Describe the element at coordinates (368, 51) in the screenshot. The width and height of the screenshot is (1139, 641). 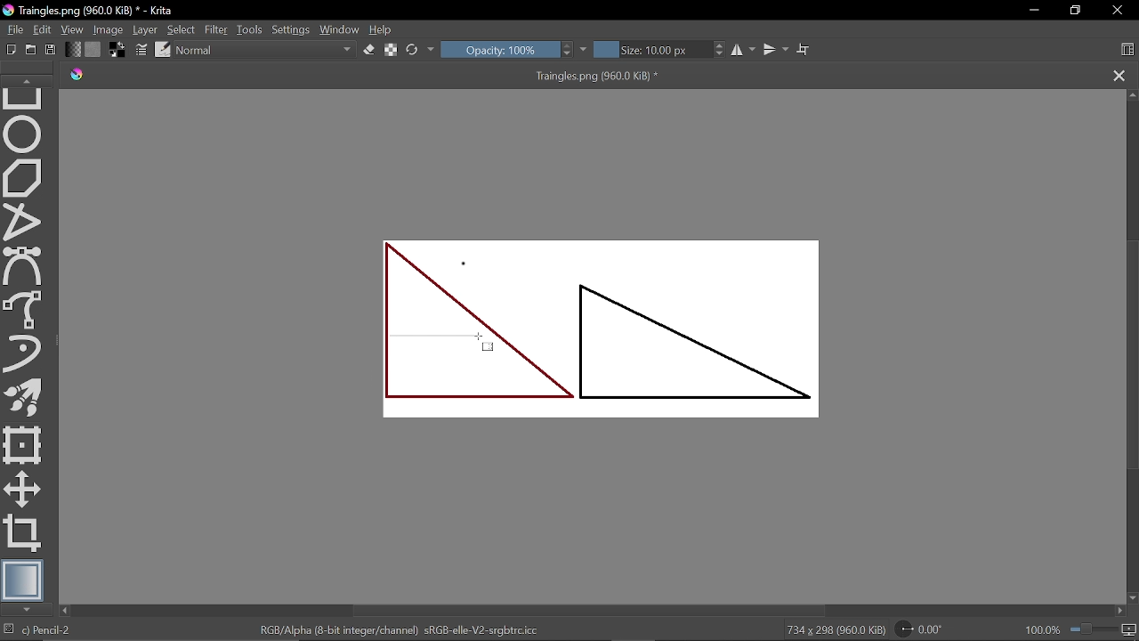
I see `Eraser` at that location.